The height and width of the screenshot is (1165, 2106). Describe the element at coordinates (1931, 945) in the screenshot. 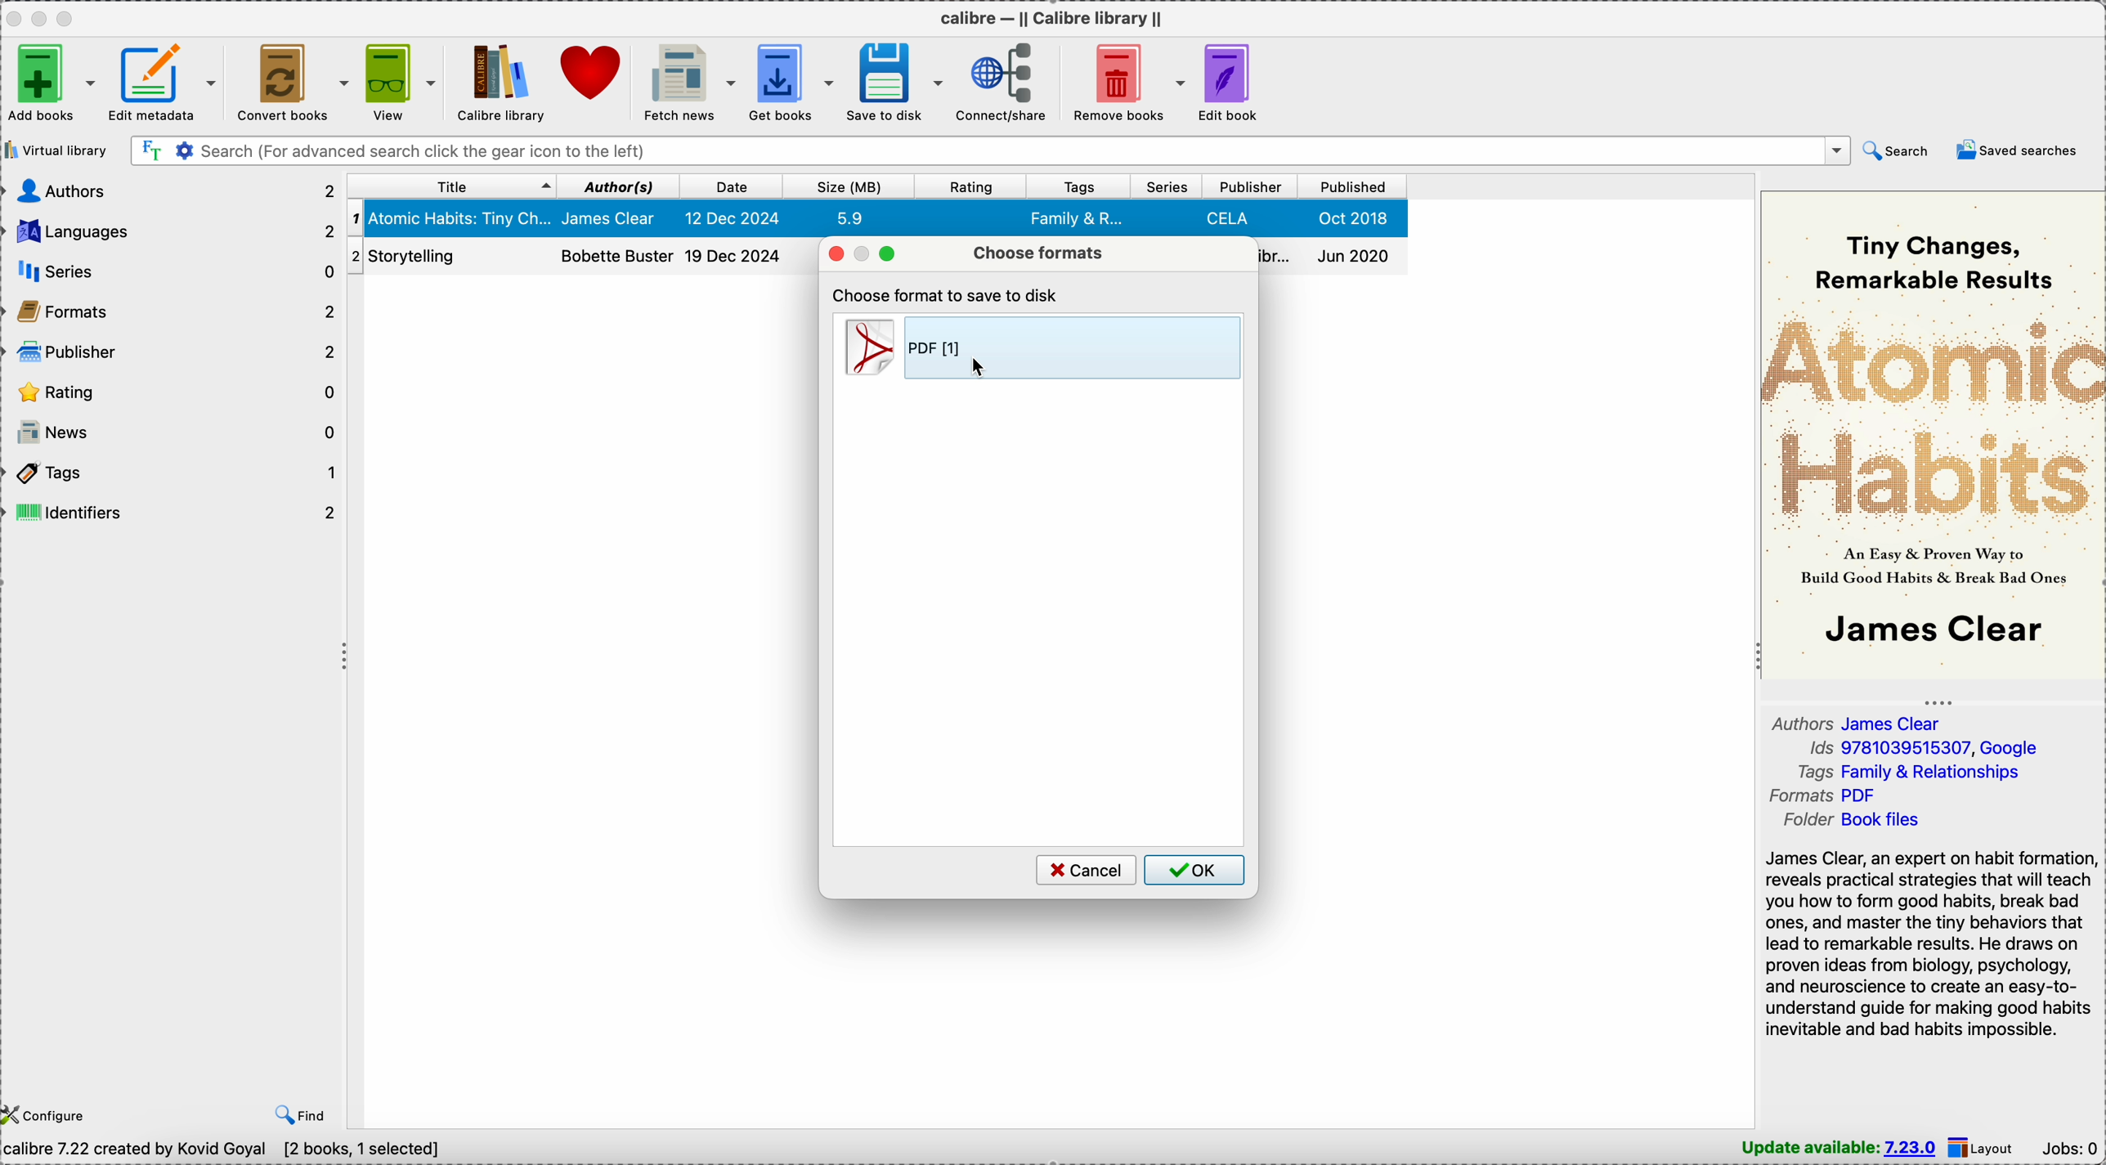

I see `James Clear, an expert on habit formation reveals practical strategies that will teach you how to form good habits, break bad ones, and master the tiny behaviors that lead to remarkable results. He draws on proven ideas from biology, psychology, and neuroscience to create an easy-to-understand guide...` at that location.